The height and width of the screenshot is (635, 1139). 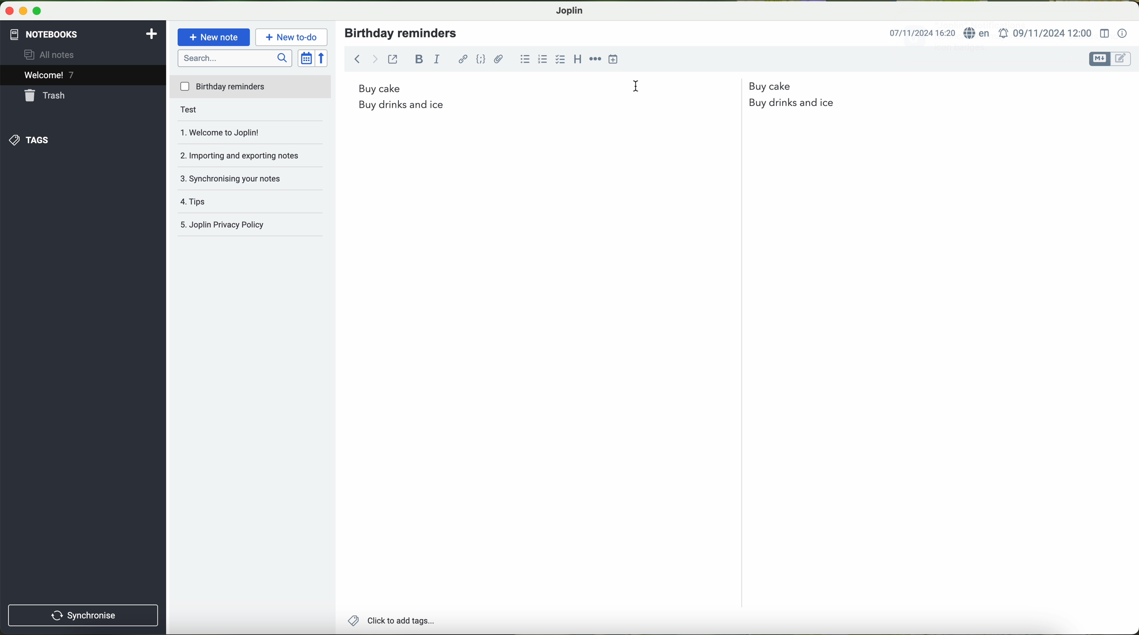 What do you see at coordinates (1021, 33) in the screenshot?
I see `date and hour` at bounding box center [1021, 33].